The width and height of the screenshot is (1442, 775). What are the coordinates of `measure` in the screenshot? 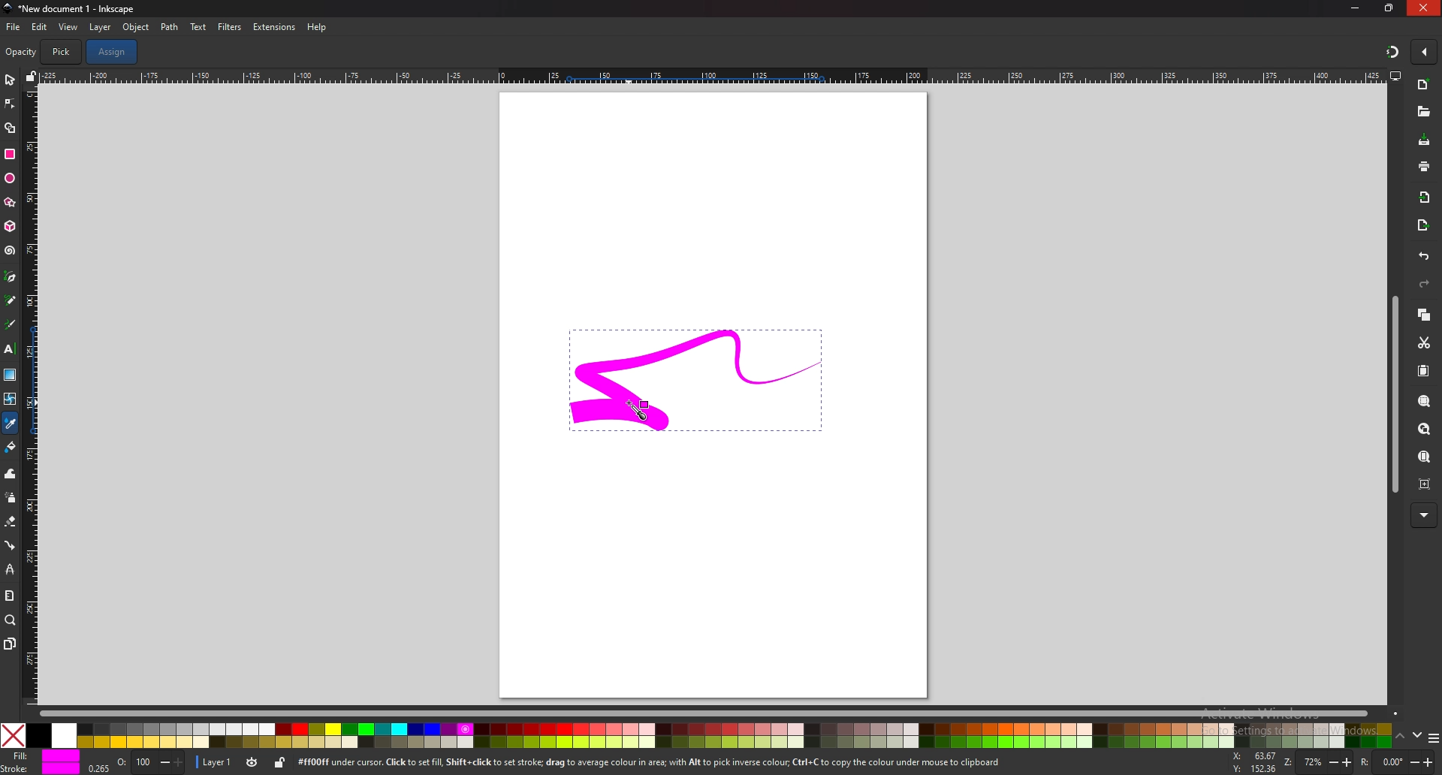 It's located at (10, 595).